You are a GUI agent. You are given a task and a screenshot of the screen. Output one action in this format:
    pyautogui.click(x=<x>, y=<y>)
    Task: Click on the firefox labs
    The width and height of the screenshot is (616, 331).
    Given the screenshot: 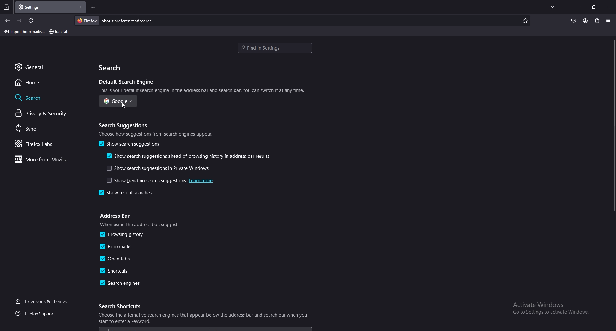 What is the action you would take?
    pyautogui.click(x=45, y=144)
    